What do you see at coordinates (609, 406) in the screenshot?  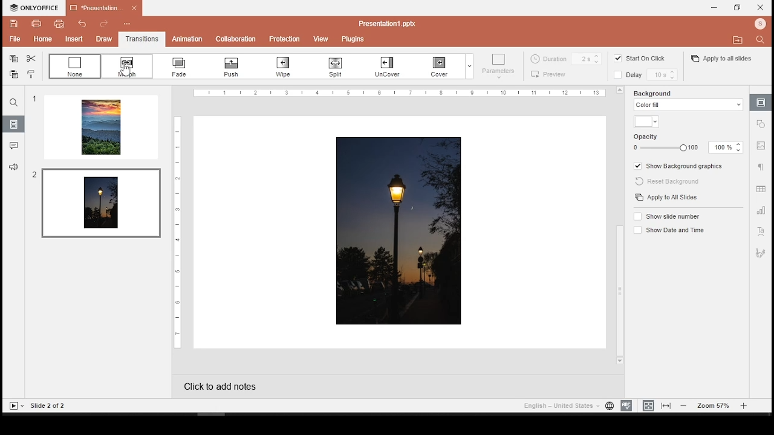 I see `language` at bounding box center [609, 406].